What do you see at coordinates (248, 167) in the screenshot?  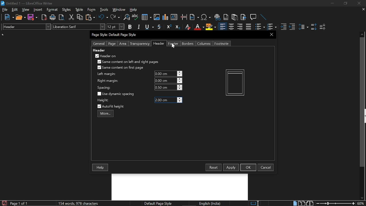 I see `Ok` at bounding box center [248, 167].